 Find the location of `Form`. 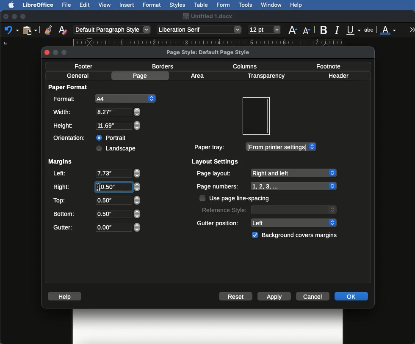

Form is located at coordinates (223, 5).